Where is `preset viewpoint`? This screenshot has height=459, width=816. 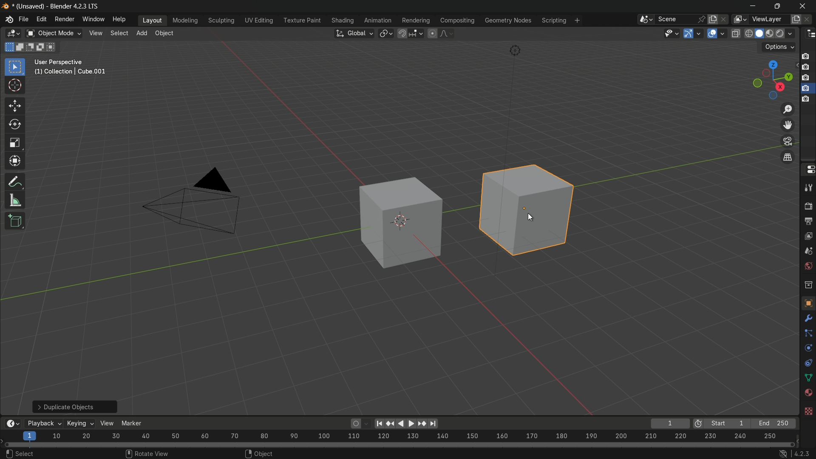
preset viewpoint is located at coordinates (773, 79).